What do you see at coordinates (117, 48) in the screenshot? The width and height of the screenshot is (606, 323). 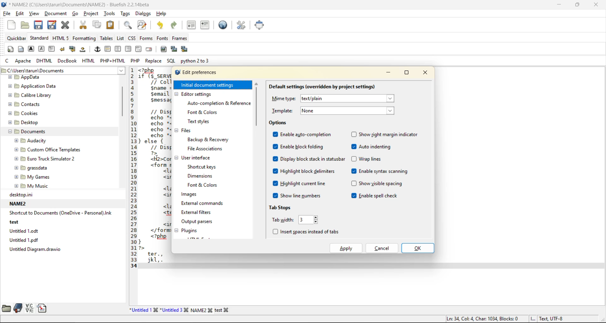 I see `center` at bounding box center [117, 48].